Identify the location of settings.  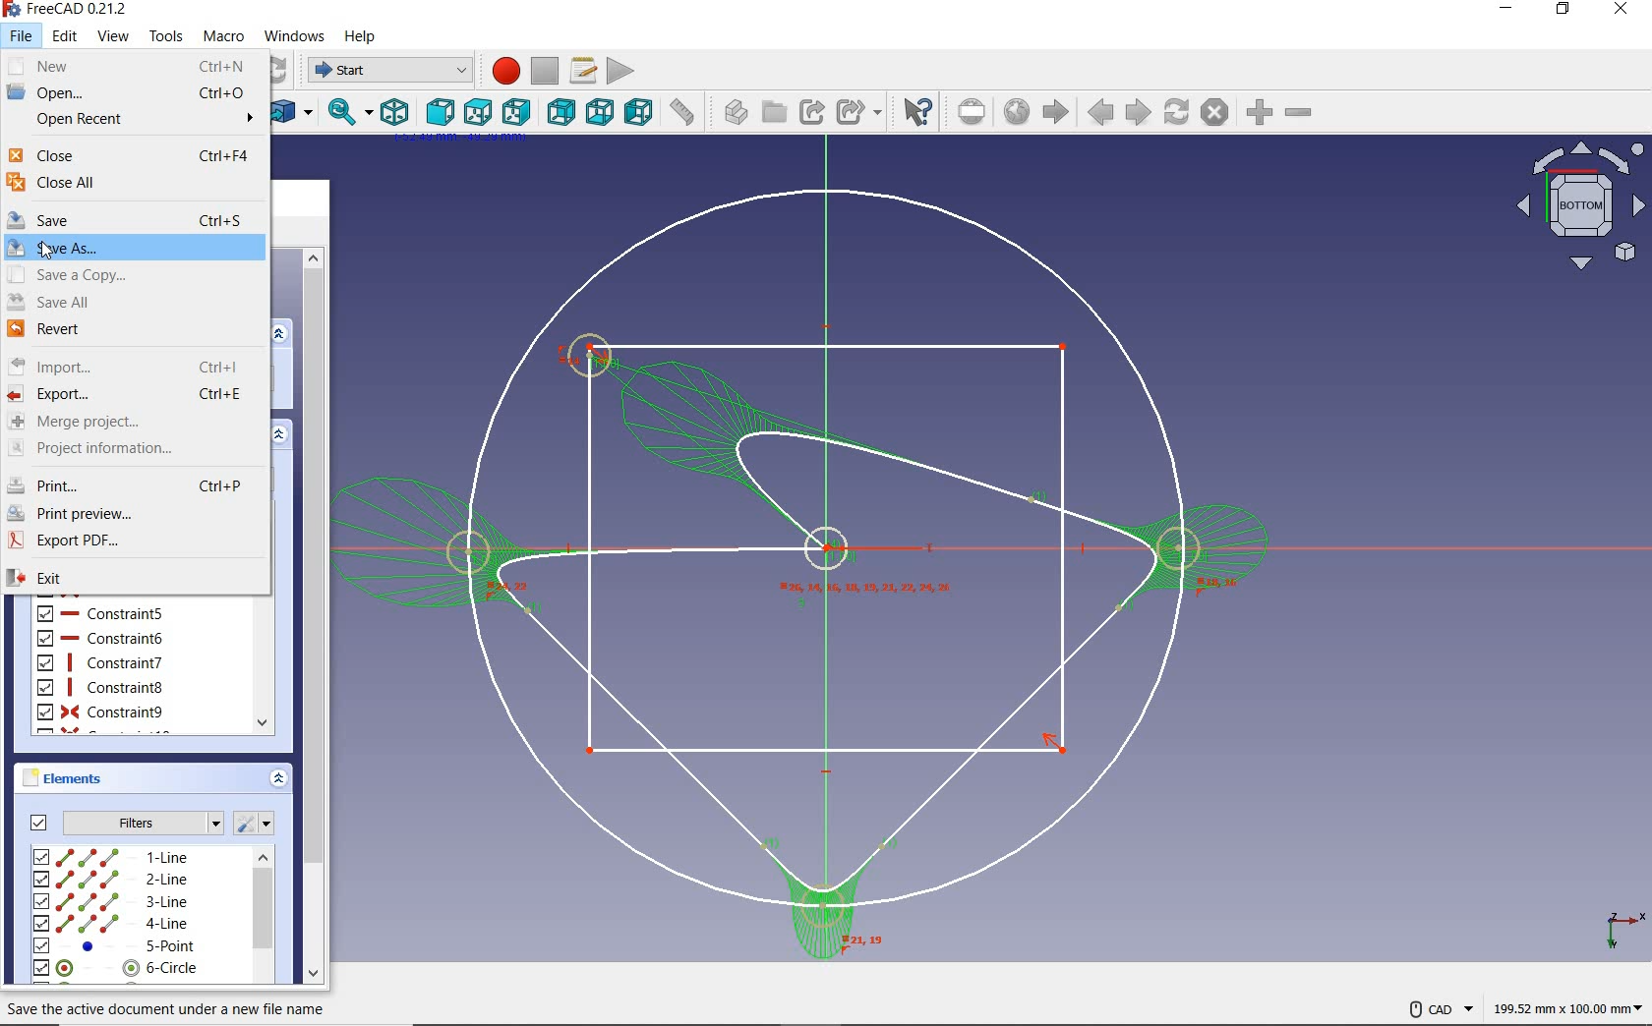
(259, 823).